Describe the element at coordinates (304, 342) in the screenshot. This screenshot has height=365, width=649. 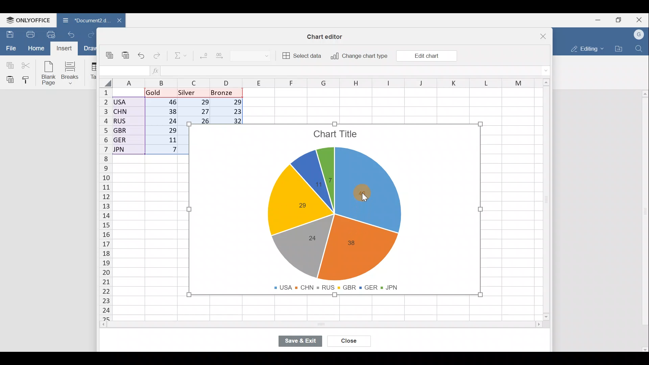
I see `Save & exit` at that location.